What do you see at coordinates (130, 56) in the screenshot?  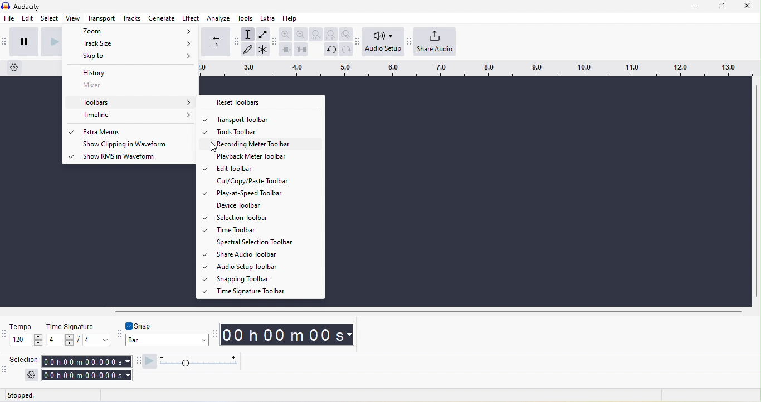 I see `Skip to` at bounding box center [130, 56].